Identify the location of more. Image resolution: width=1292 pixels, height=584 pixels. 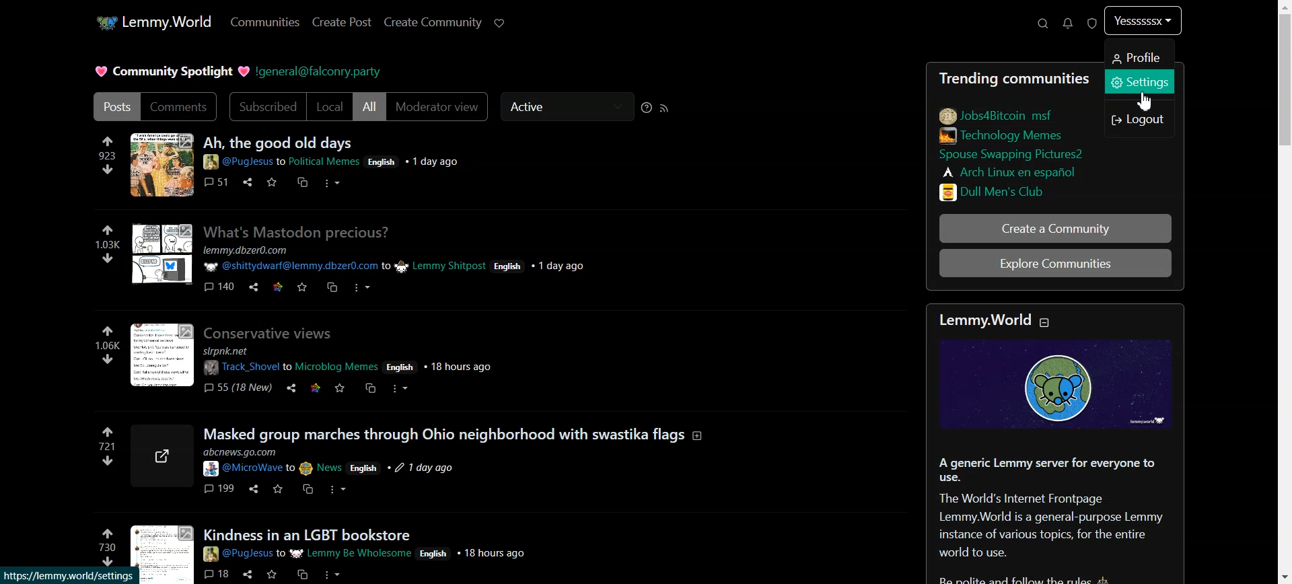
(340, 488).